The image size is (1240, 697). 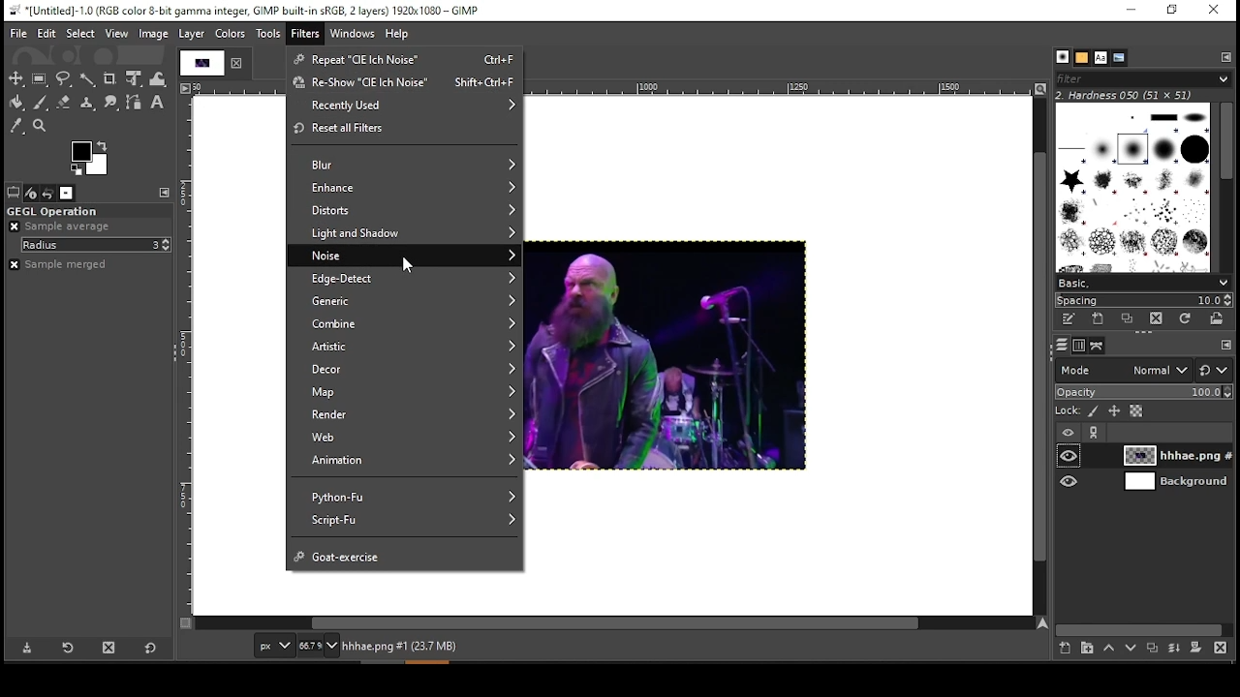 What do you see at coordinates (1224, 345) in the screenshot?
I see `configure this tab` at bounding box center [1224, 345].